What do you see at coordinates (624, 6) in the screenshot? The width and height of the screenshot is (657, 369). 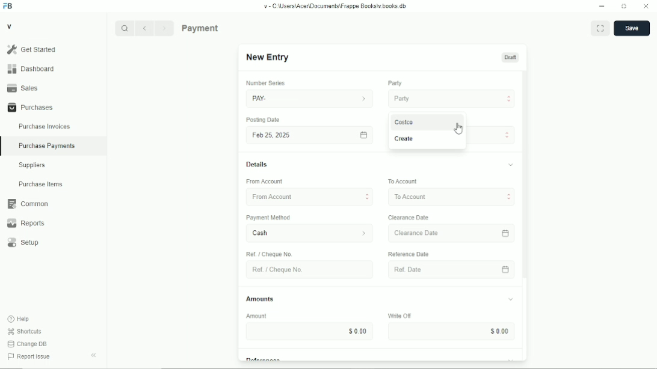 I see `Change dimension` at bounding box center [624, 6].